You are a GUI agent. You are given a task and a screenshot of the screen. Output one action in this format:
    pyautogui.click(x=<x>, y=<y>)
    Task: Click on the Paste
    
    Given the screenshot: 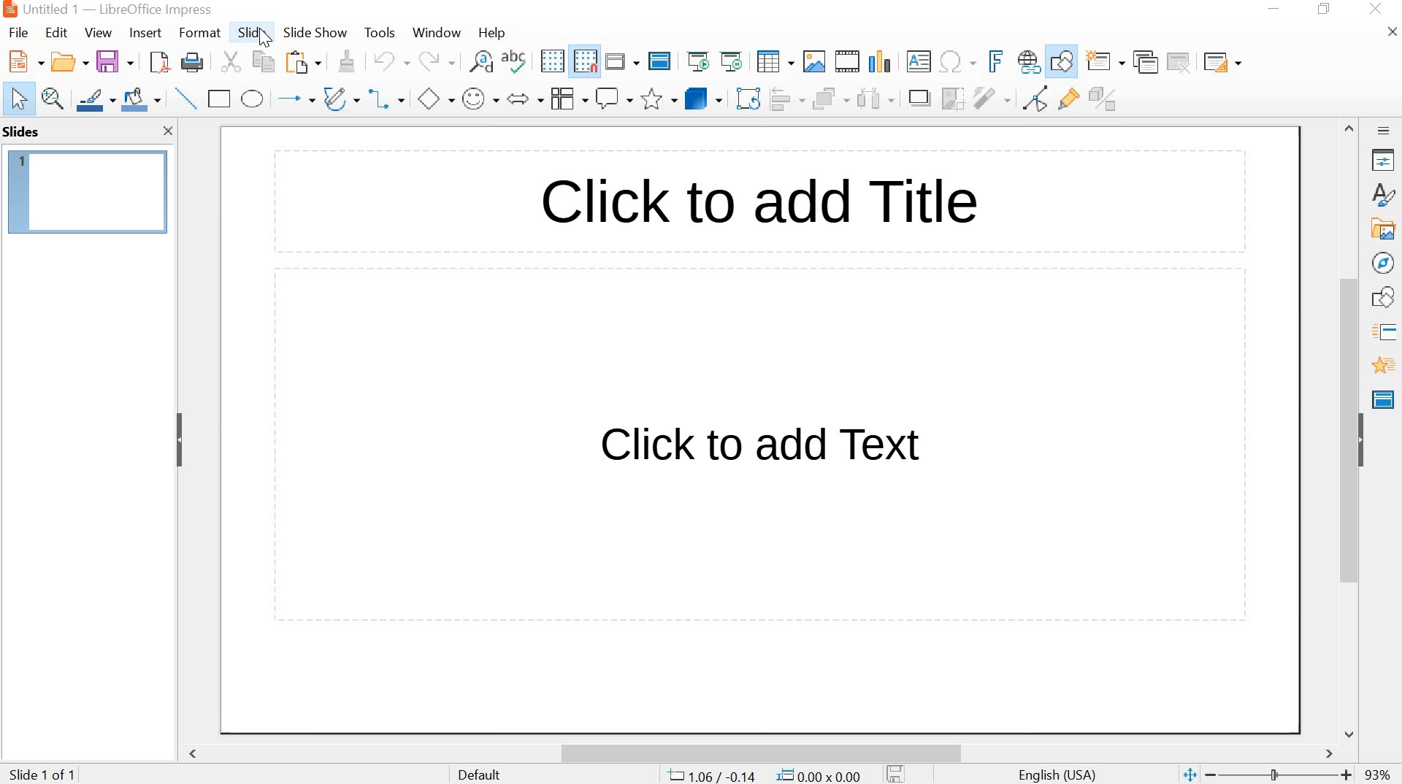 What is the action you would take?
    pyautogui.click(x=304, y=63)
    